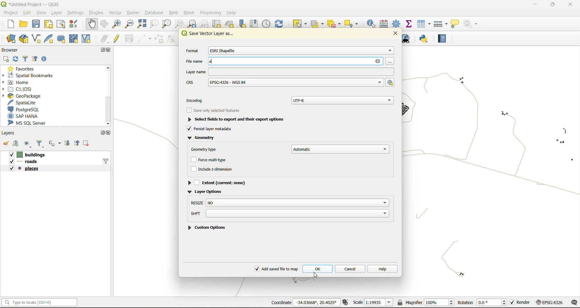 Image resolution: width=580 pixels, height=308 pixels. I want to click on Automatic, so click(340, 149).